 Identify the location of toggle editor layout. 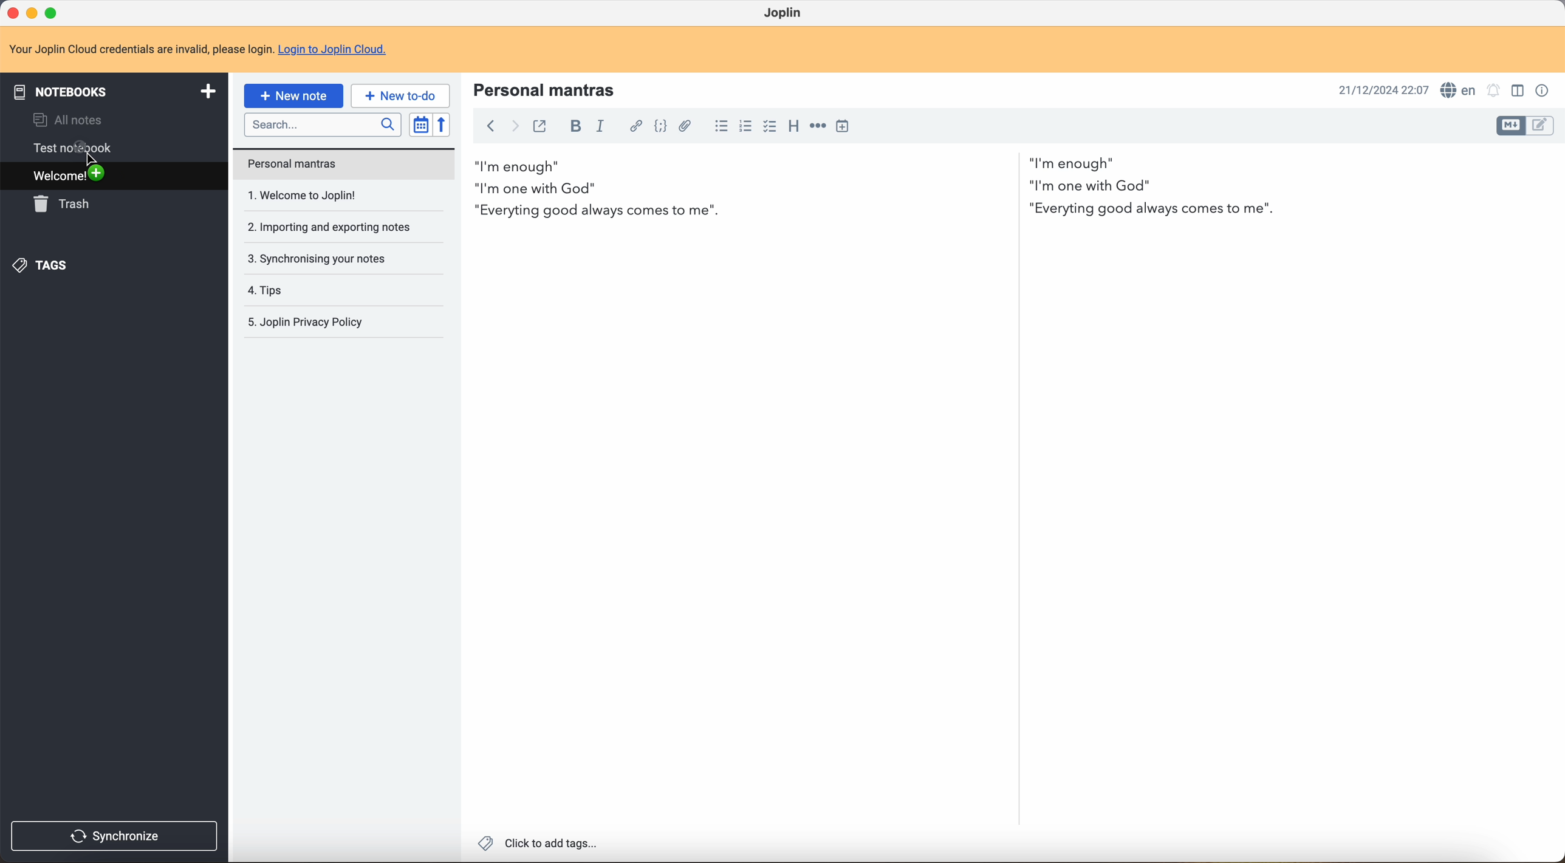
(1544, 124).